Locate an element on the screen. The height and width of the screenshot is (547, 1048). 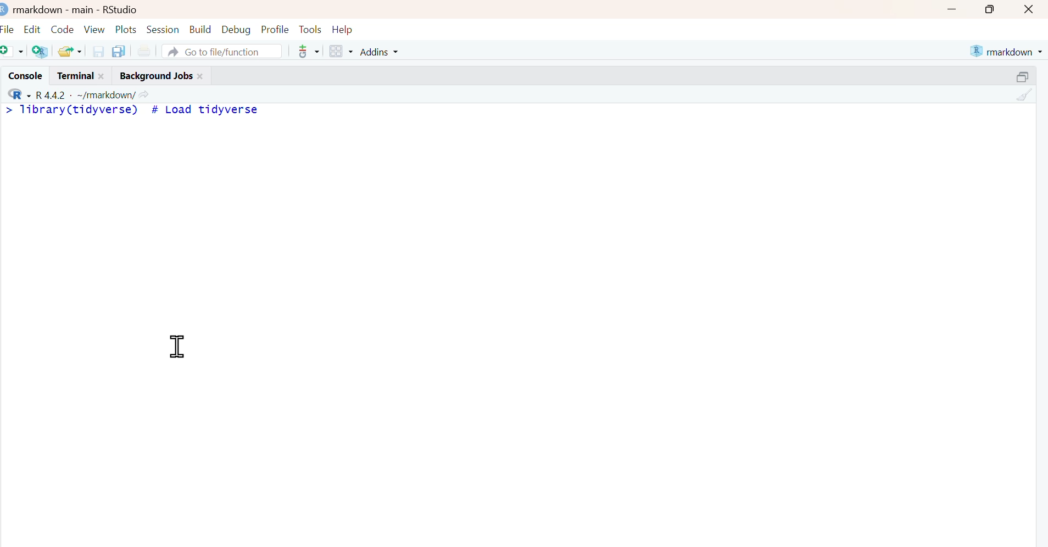
new file is located at coordinates (13, 51).